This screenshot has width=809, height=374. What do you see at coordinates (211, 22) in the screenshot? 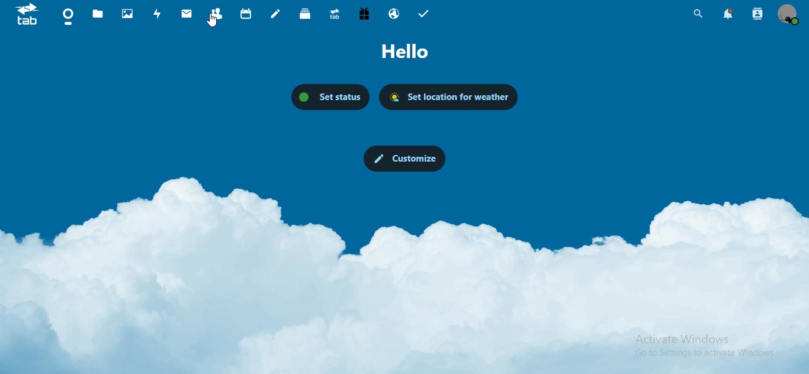
I see `cursor` at bounding box center [211, 22].